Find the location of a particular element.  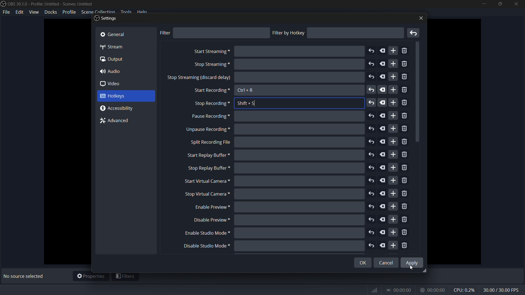

edit menu is located at coordinates (20, 12).